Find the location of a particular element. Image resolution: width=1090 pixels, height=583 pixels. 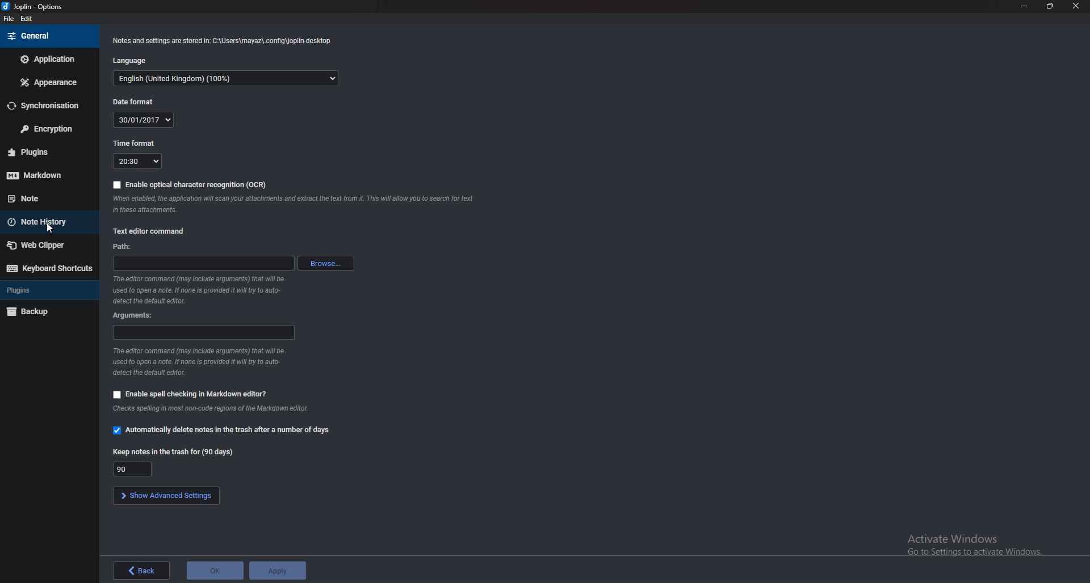

Language is located at coordinates (137, 61).